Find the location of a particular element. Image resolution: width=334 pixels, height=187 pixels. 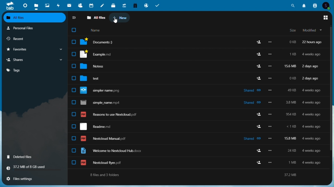

Collapse side bar is located at coordinates (74, 18).